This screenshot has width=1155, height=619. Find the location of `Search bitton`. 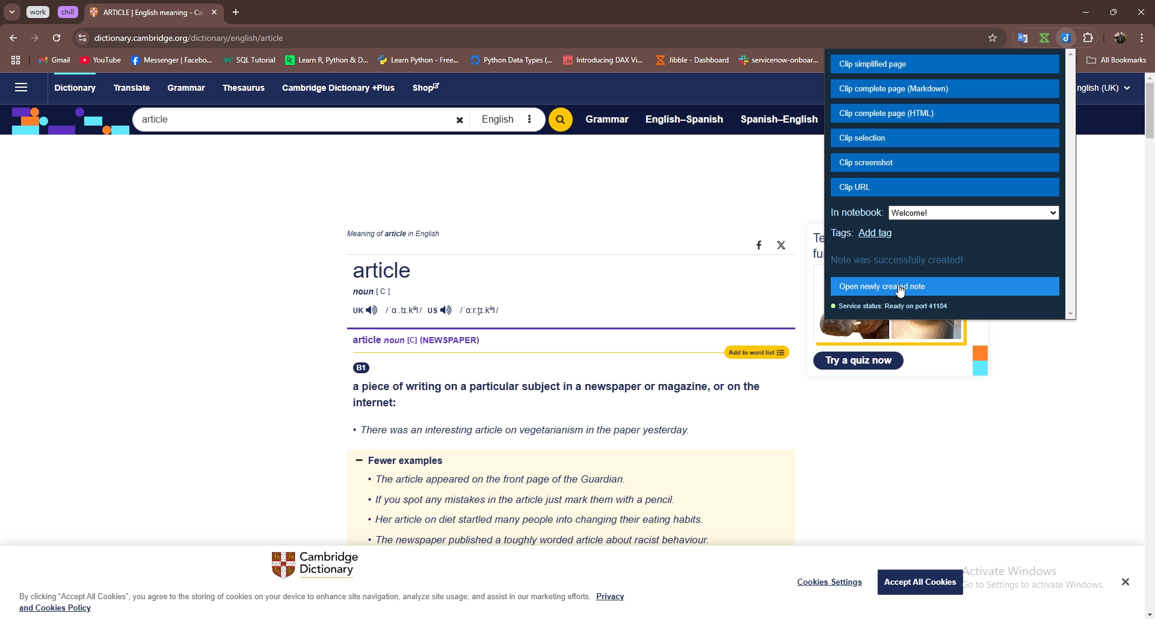

Search bitton is located at coordinates (560, 120).